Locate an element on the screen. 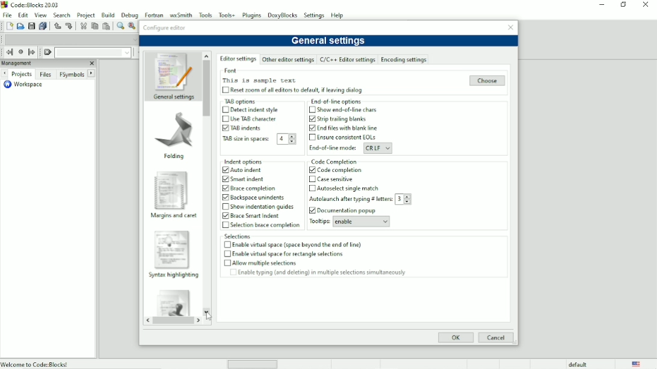 This screenshot has height=369, width=657. Margins and caret is located at coordinates (170, 216).